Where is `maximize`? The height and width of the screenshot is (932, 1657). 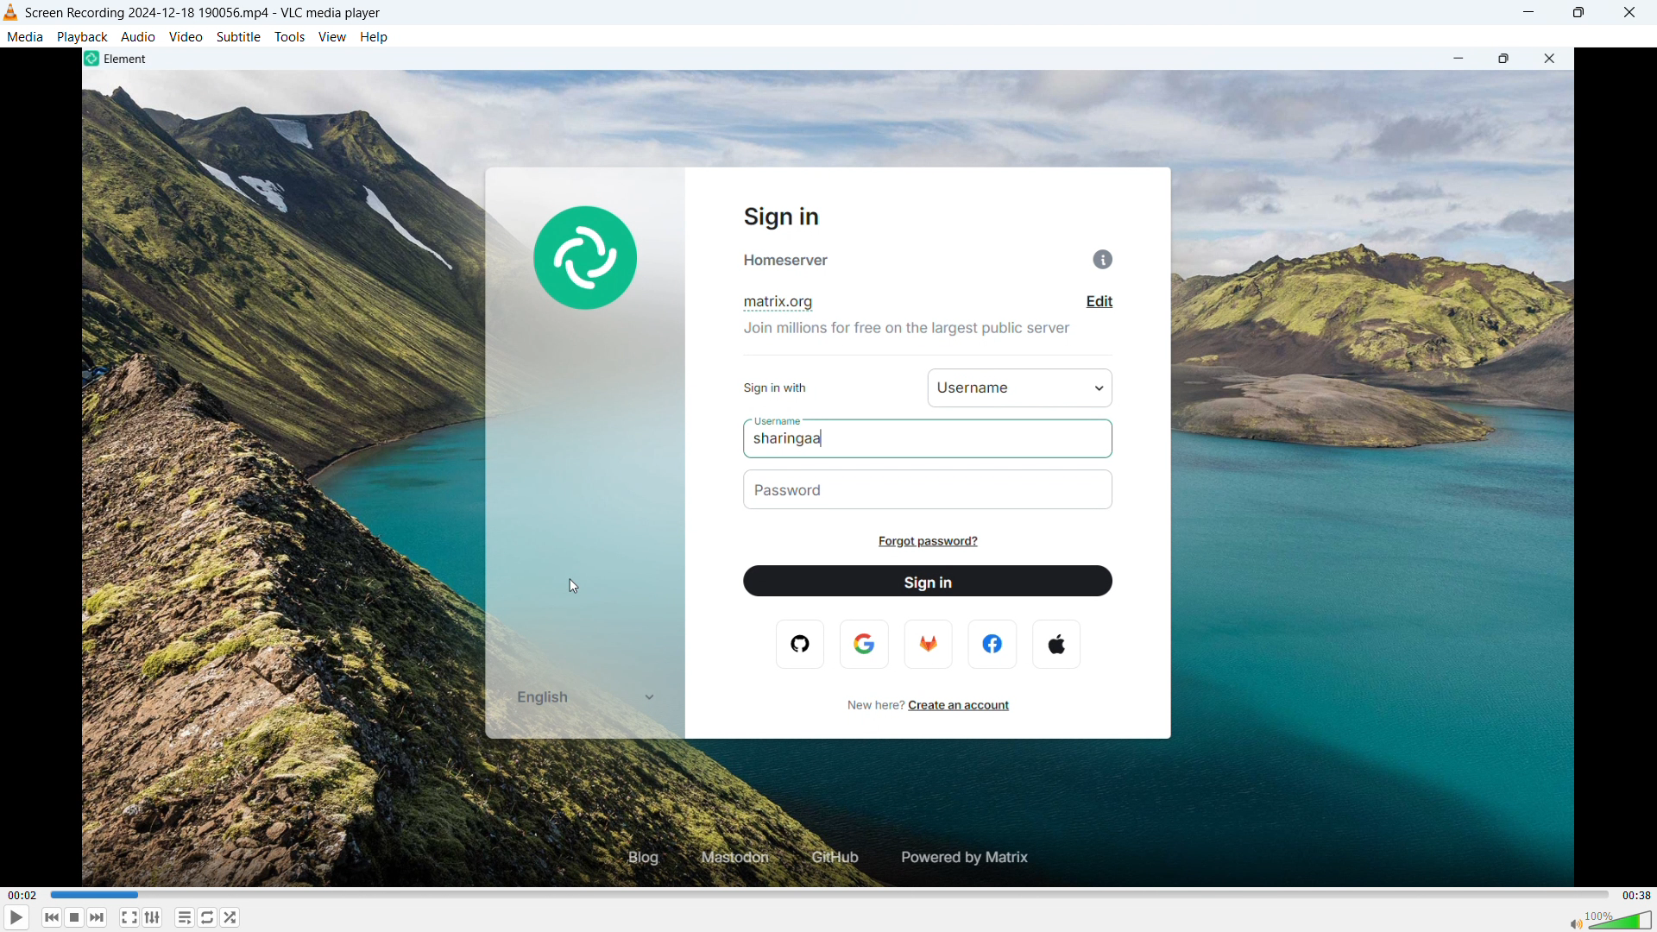
maximize is located at coordinates (1578, 13).